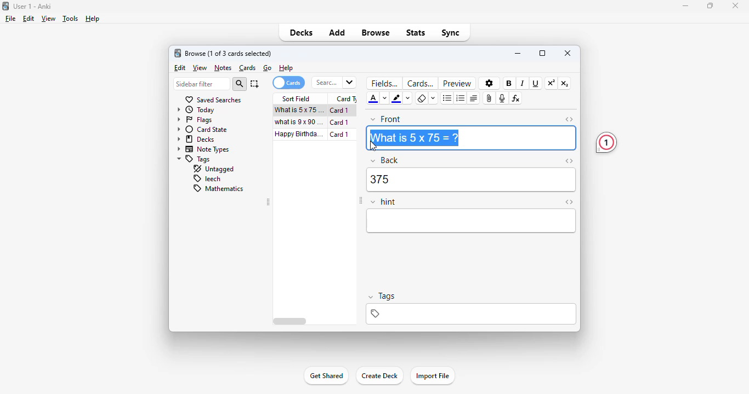 This screenshot has width=749, height=394. What do you see at coordinates (11, 19) in the screenshot?
I see `file` at bounding box center [11, 19].